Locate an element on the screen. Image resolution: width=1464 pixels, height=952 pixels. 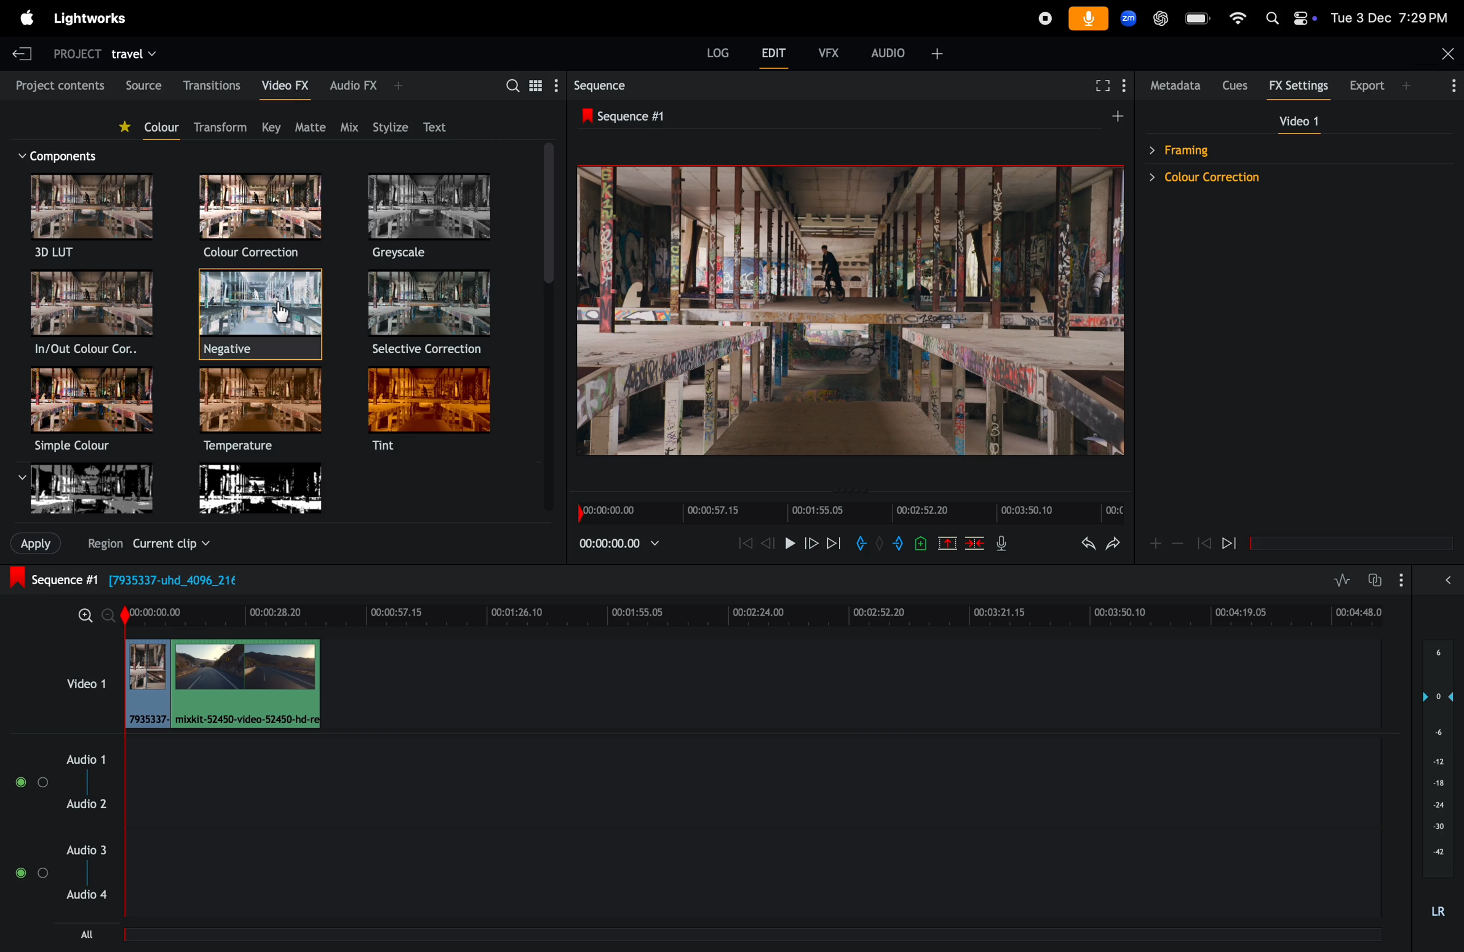
all is located at coordinates (92, 935).